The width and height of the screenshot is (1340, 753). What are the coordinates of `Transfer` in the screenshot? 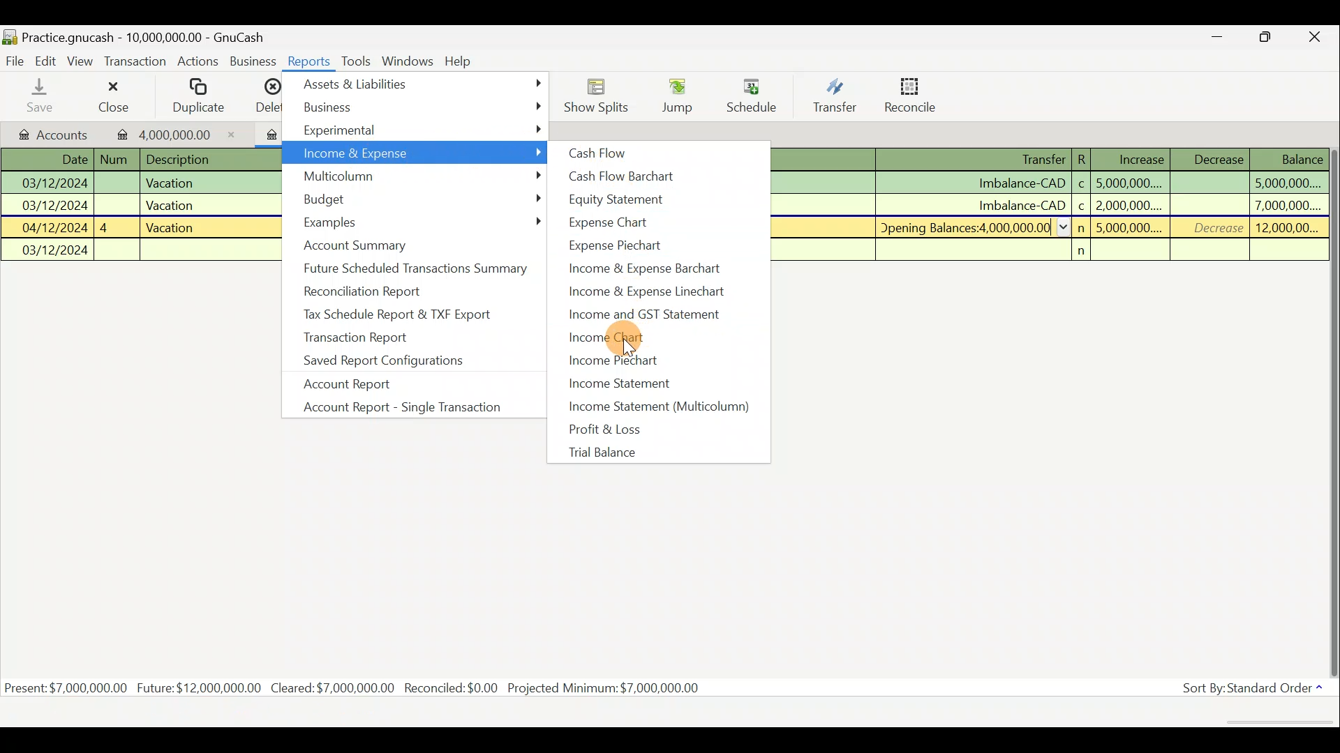 It's located at (832, 98).